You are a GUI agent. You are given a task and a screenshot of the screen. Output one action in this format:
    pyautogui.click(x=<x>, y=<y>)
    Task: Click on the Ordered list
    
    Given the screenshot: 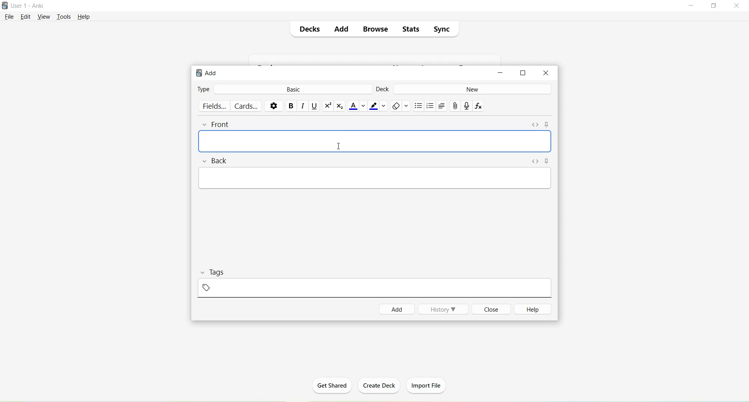 What is the action you would take?
    pyautogui.click(x=430, y=106)
    